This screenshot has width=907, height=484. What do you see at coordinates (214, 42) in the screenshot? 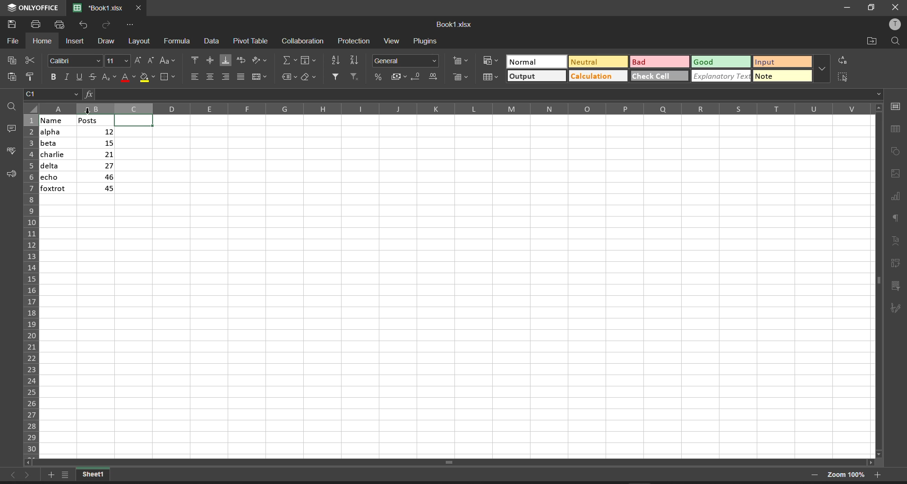
I see `data` at bounding box center [214, 42].